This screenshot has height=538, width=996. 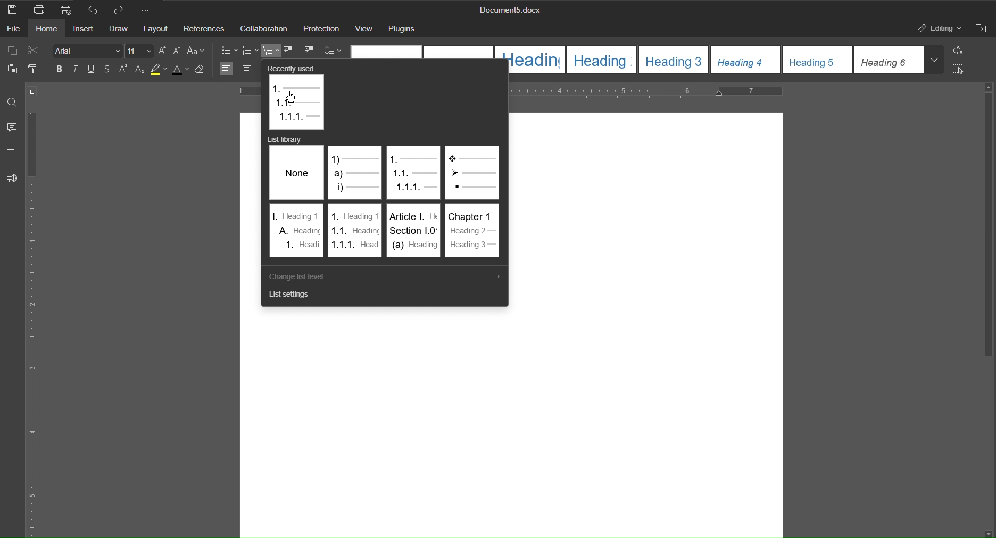 I want to click on Superscript, so click(x=124, y=69).